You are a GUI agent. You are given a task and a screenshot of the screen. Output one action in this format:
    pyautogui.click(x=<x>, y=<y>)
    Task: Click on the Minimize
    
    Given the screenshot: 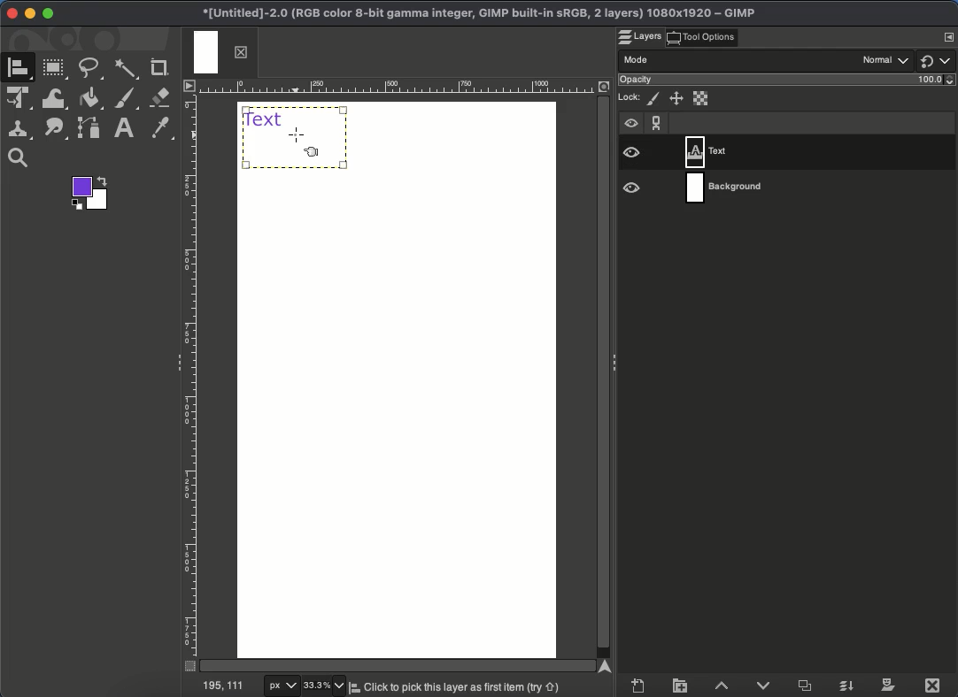 What is the action you would take?
    pyautogui.click(x=30, y=14)
    